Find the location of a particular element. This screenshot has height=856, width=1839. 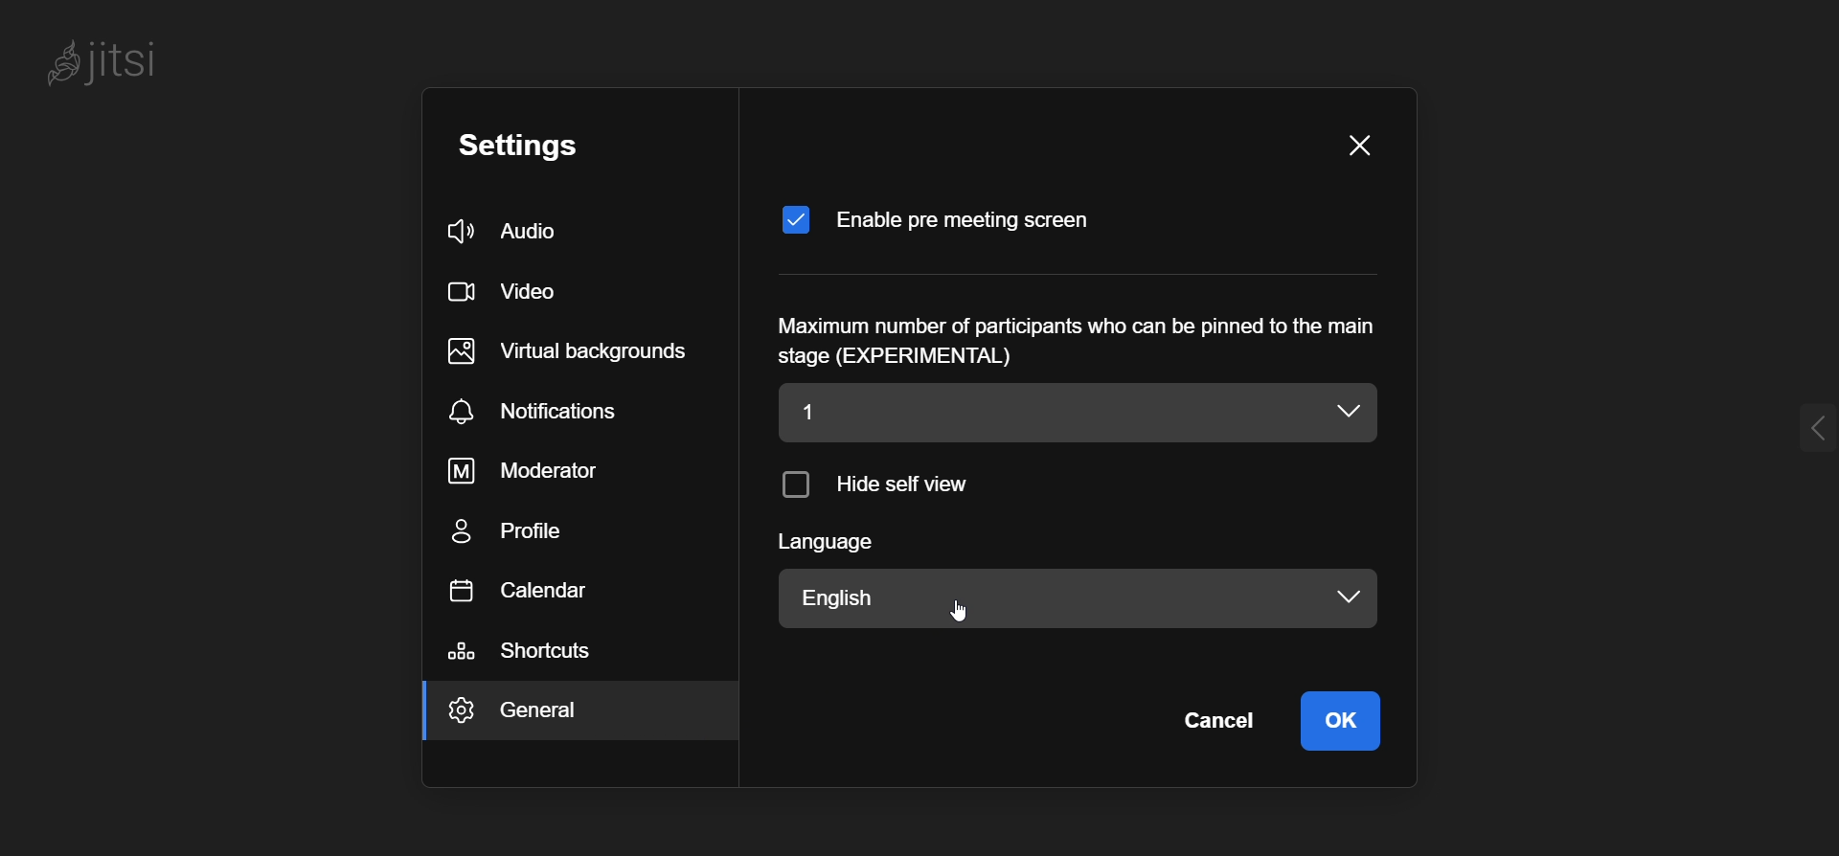

hide self view is located at coordinates (884, 486).